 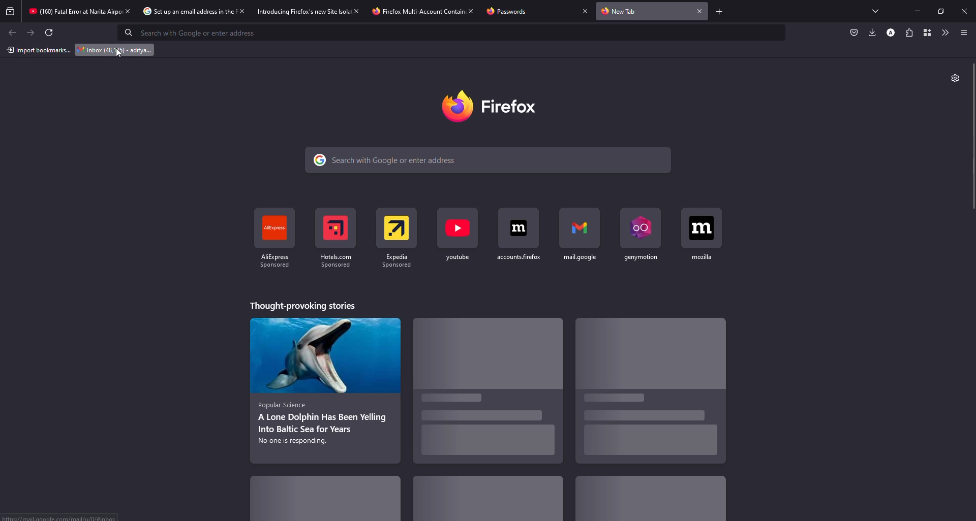 I want to click on accounts.firefox, so click(x=518, y=258).